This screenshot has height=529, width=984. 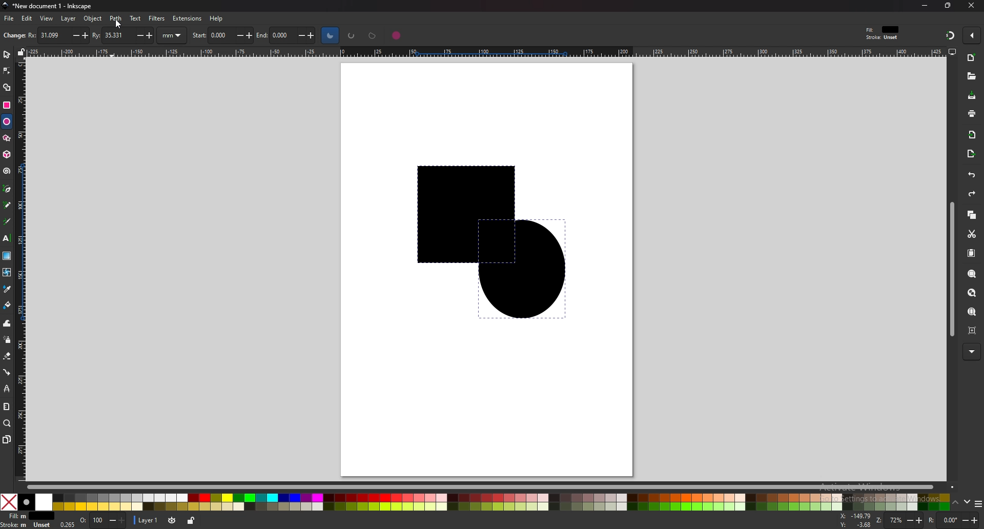 What do you see at coordinates (7, 340) in the screenshot?
I see `spray` at bounding box center [7, 340].